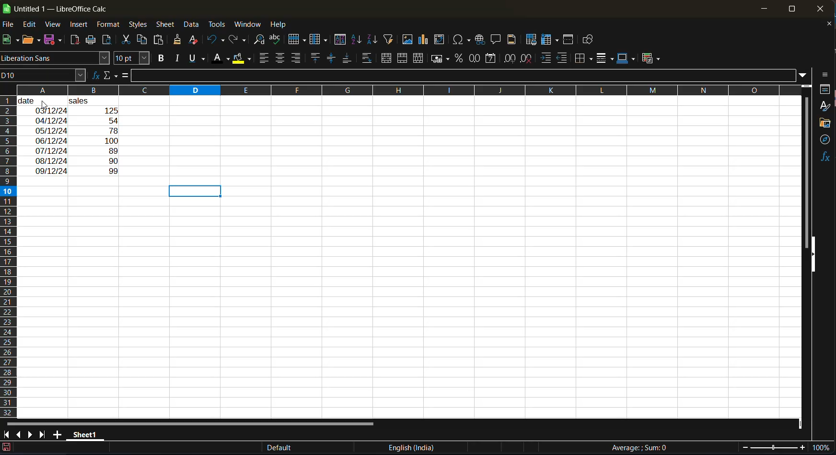 The image size is (836, 455). Describe the element at coordinates (95, 77) in the screenshot. I see `function wizard` at that location.